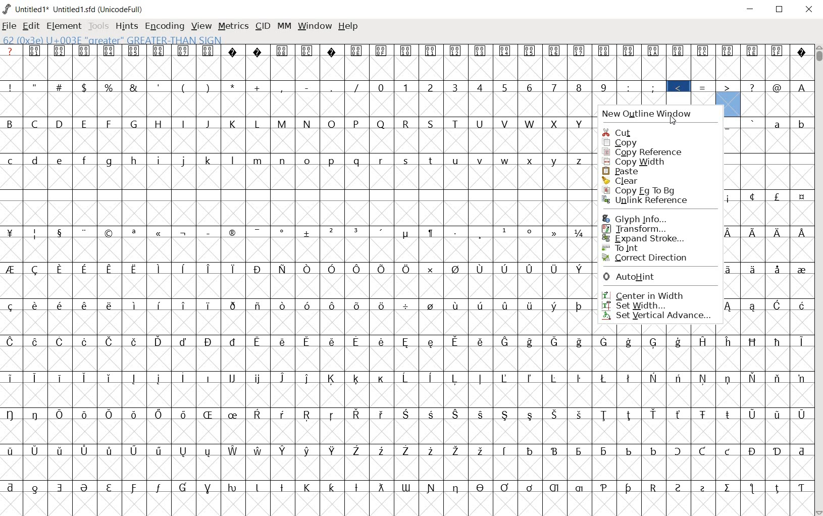  I want to click on glyphs, so click(296, 276).